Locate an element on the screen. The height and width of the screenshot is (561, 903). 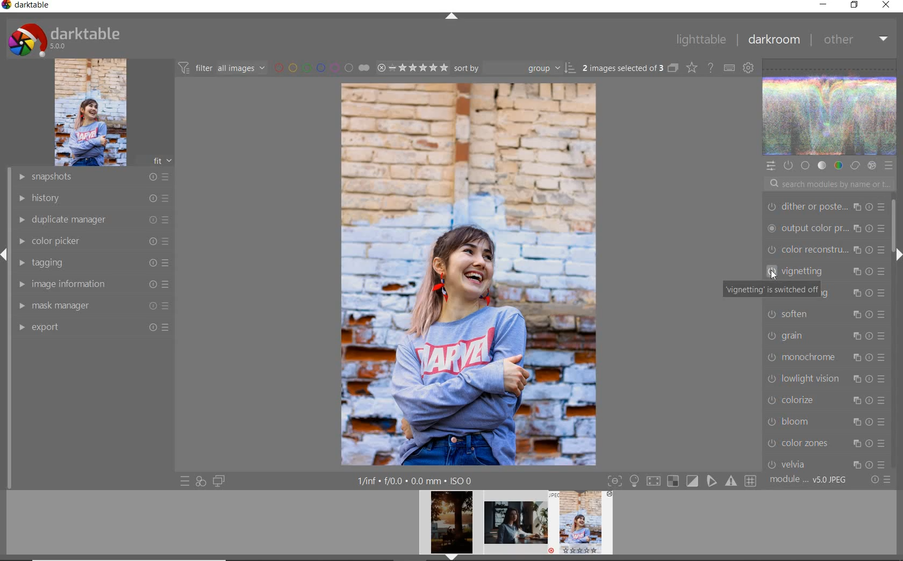
filter image is located at coordinates (221, 67).